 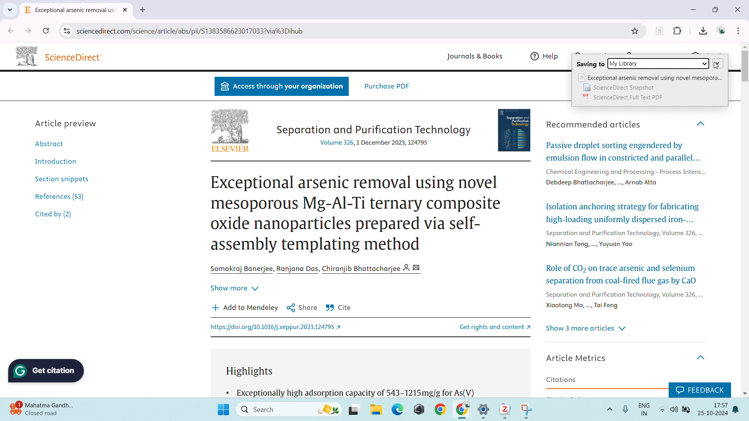 What do you see at coordinates (46, 31) in the screenshot?
I see `relload this page` at bounding box center [46, 31].